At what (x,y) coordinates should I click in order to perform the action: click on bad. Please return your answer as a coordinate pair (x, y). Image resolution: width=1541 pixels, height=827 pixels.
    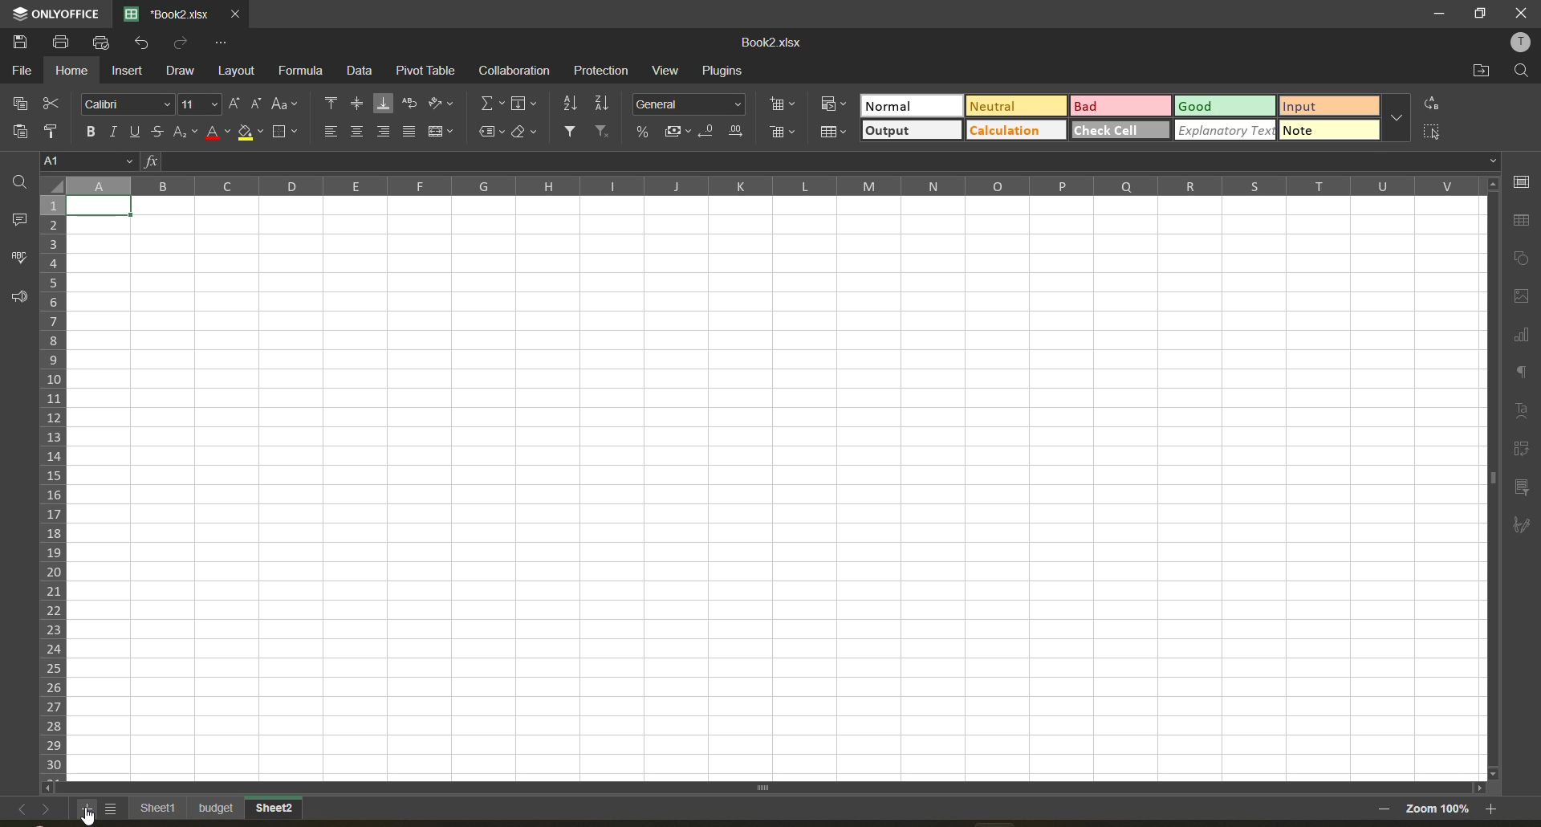
    Looking at the image, I should click on (1118, 106).